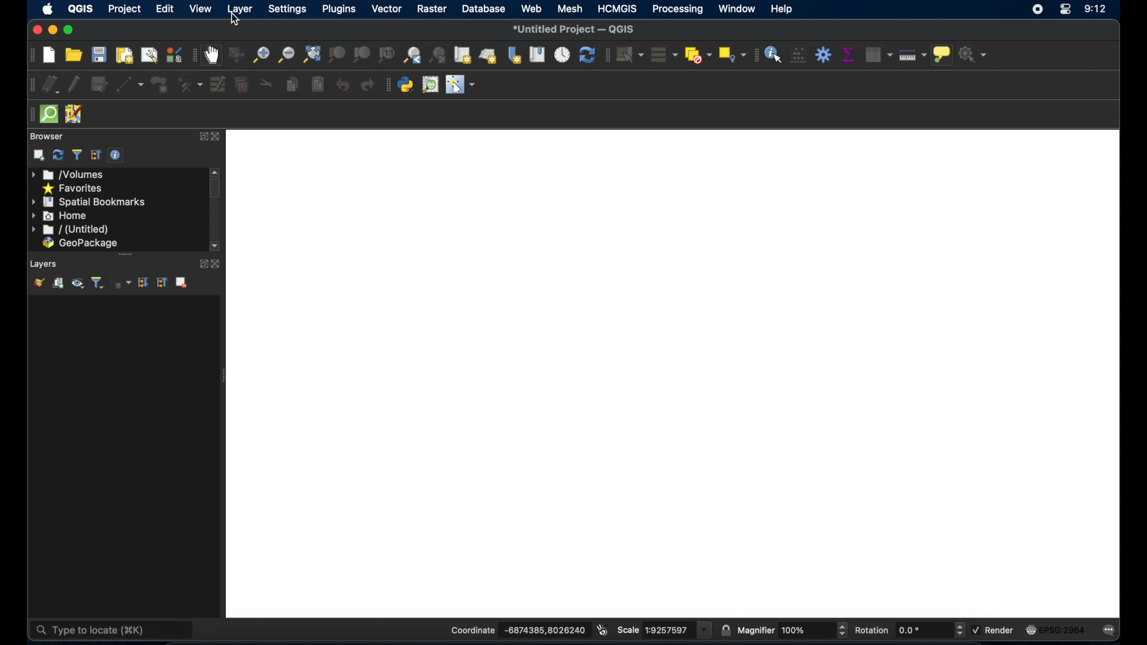  Describe the element at coordinates (148, 54) in the screenshot. I see `show layout manager` at that location.